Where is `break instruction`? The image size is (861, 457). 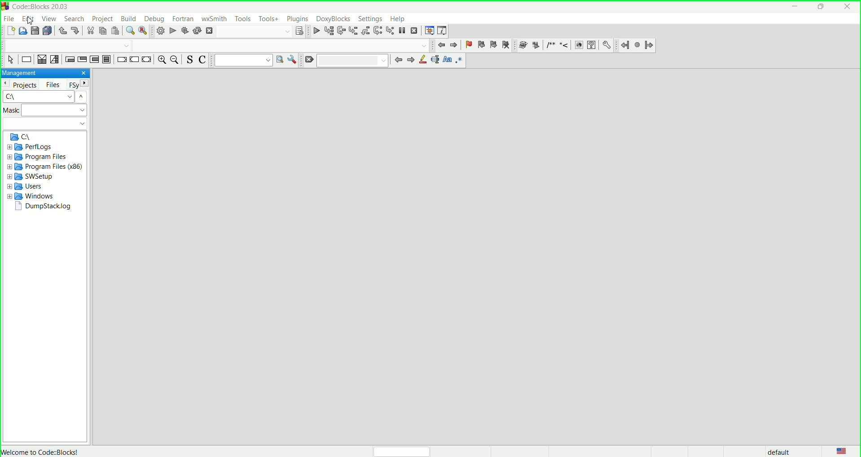 break instruction is located at coordinates (122, 61).